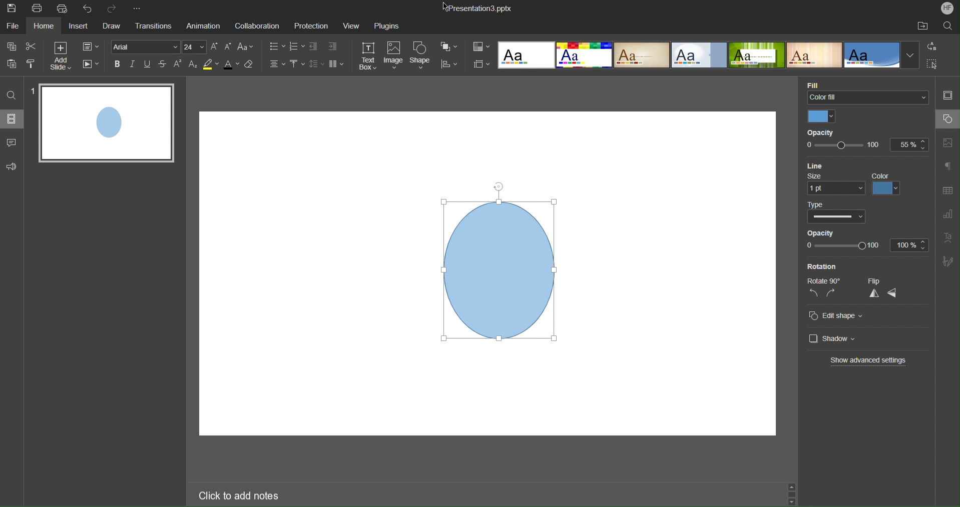 Image resolution: width=960 pixels, height=507 pixels. I want to click on Opacity adjuster, so click(866, 147).